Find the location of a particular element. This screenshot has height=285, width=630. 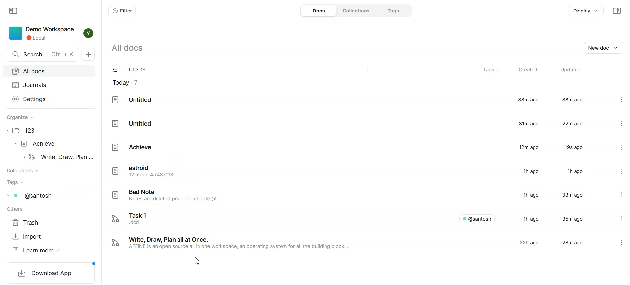

Settings is located at coordinates (618, 196).